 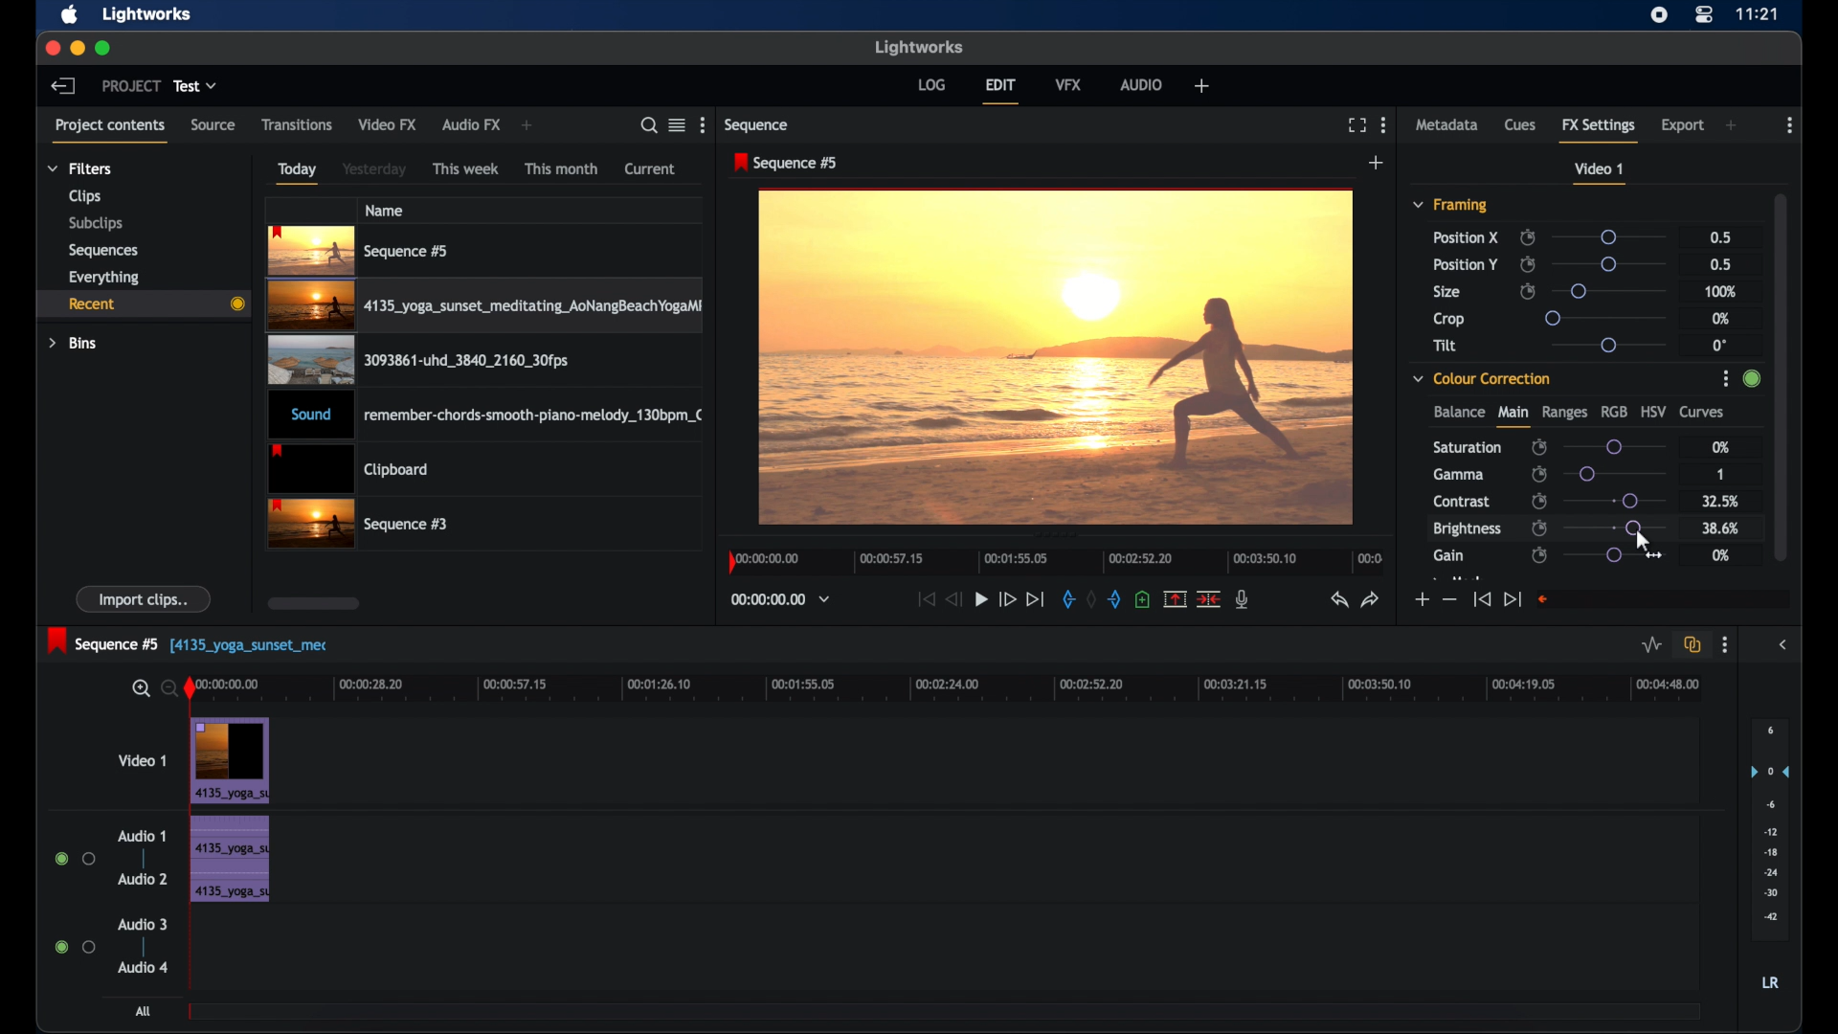 I want to click on options, so click(x=1719, y=381).